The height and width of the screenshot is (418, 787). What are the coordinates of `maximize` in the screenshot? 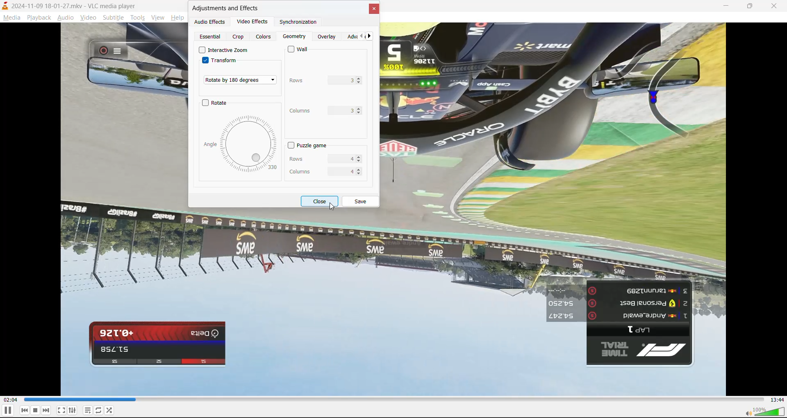 It's located at (754, 7).